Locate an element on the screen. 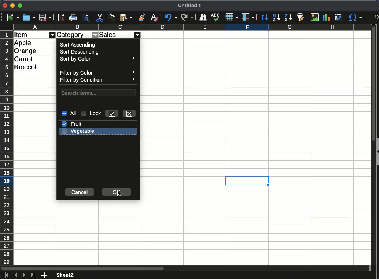 The image size is (379, 279). autofilter is located at coordinates (301, 18).